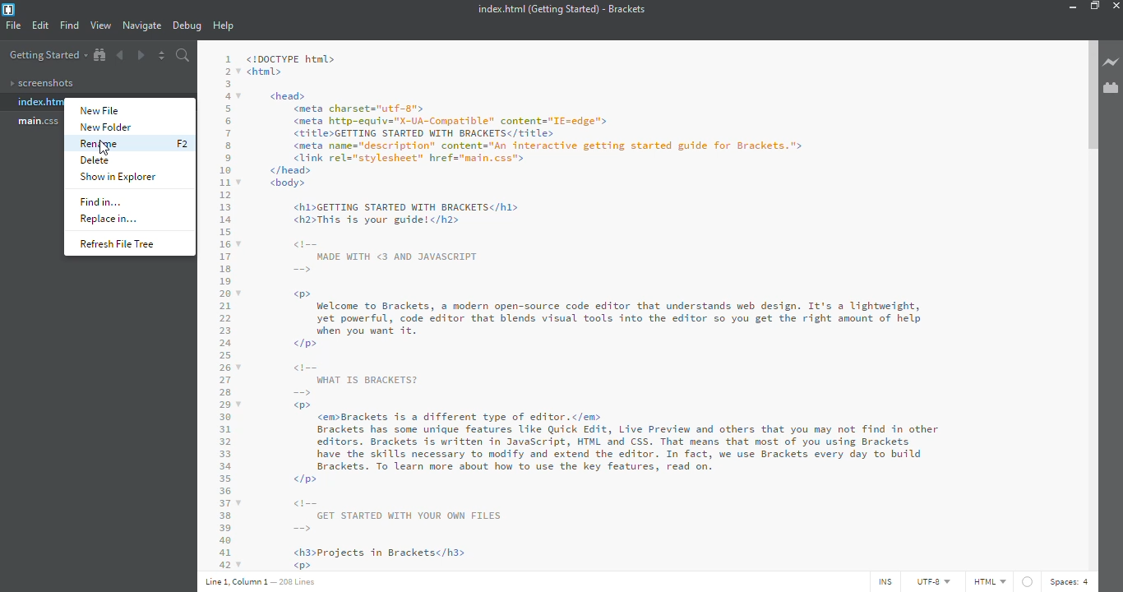  I want to click on split editor, so click(162, 55).